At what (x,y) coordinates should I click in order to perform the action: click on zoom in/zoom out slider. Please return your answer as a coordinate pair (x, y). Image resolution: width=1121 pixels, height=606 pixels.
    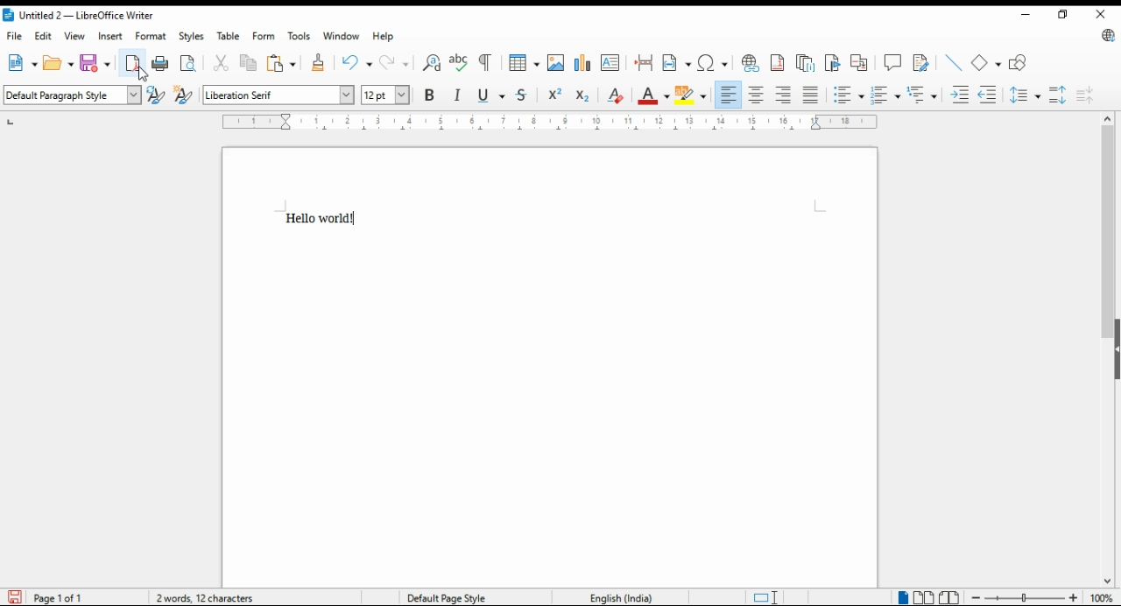
    Looking at the image, I should click on (1023, 598).